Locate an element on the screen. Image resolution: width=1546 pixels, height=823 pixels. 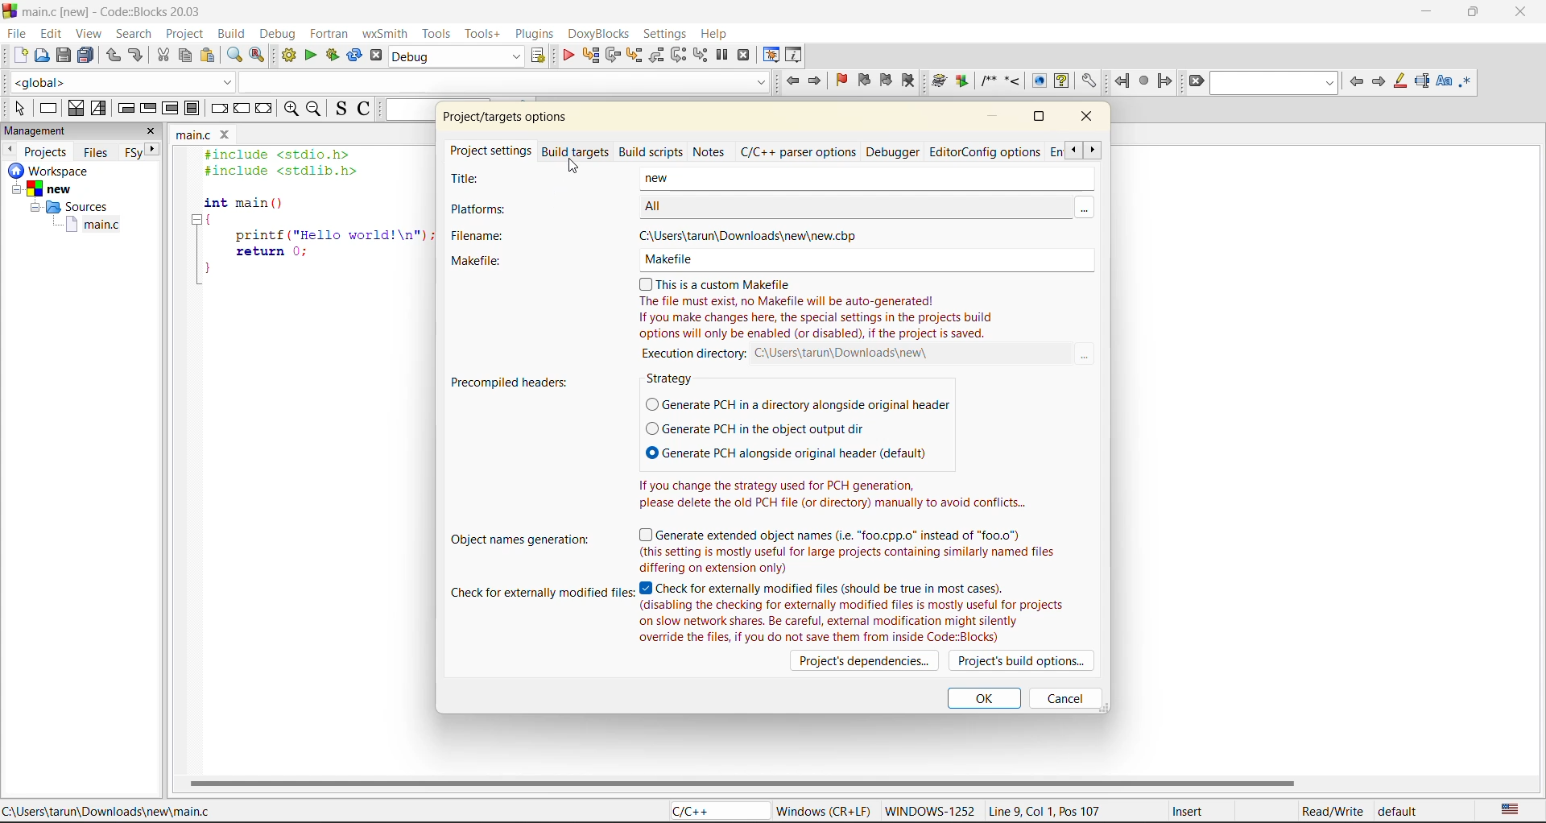
next line is located at coordinates (613, 54).